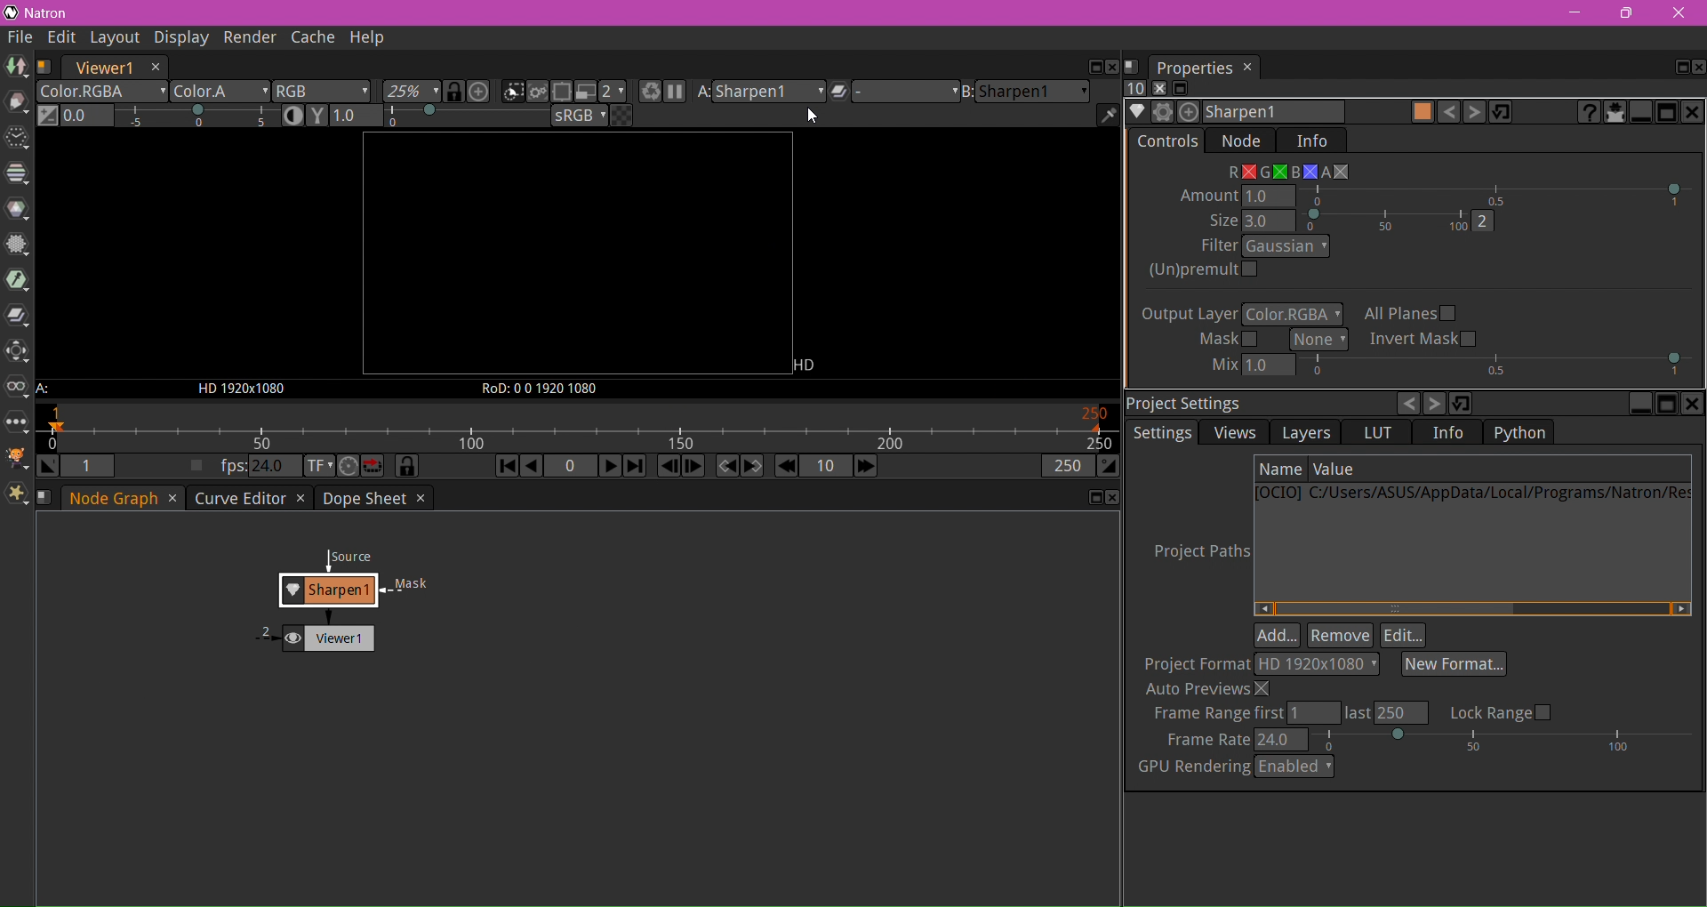  What do you see at coordinates (16, 140) in the screenshot?
I see `Time` at bounding box center [16, 140].